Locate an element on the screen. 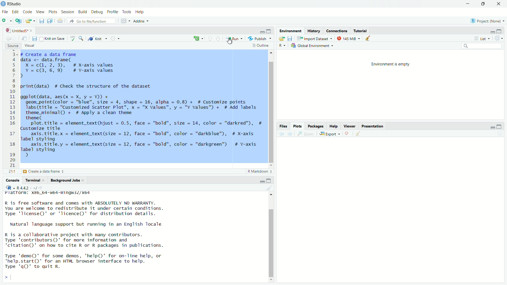  Addins is located at coordinates (141, 21).